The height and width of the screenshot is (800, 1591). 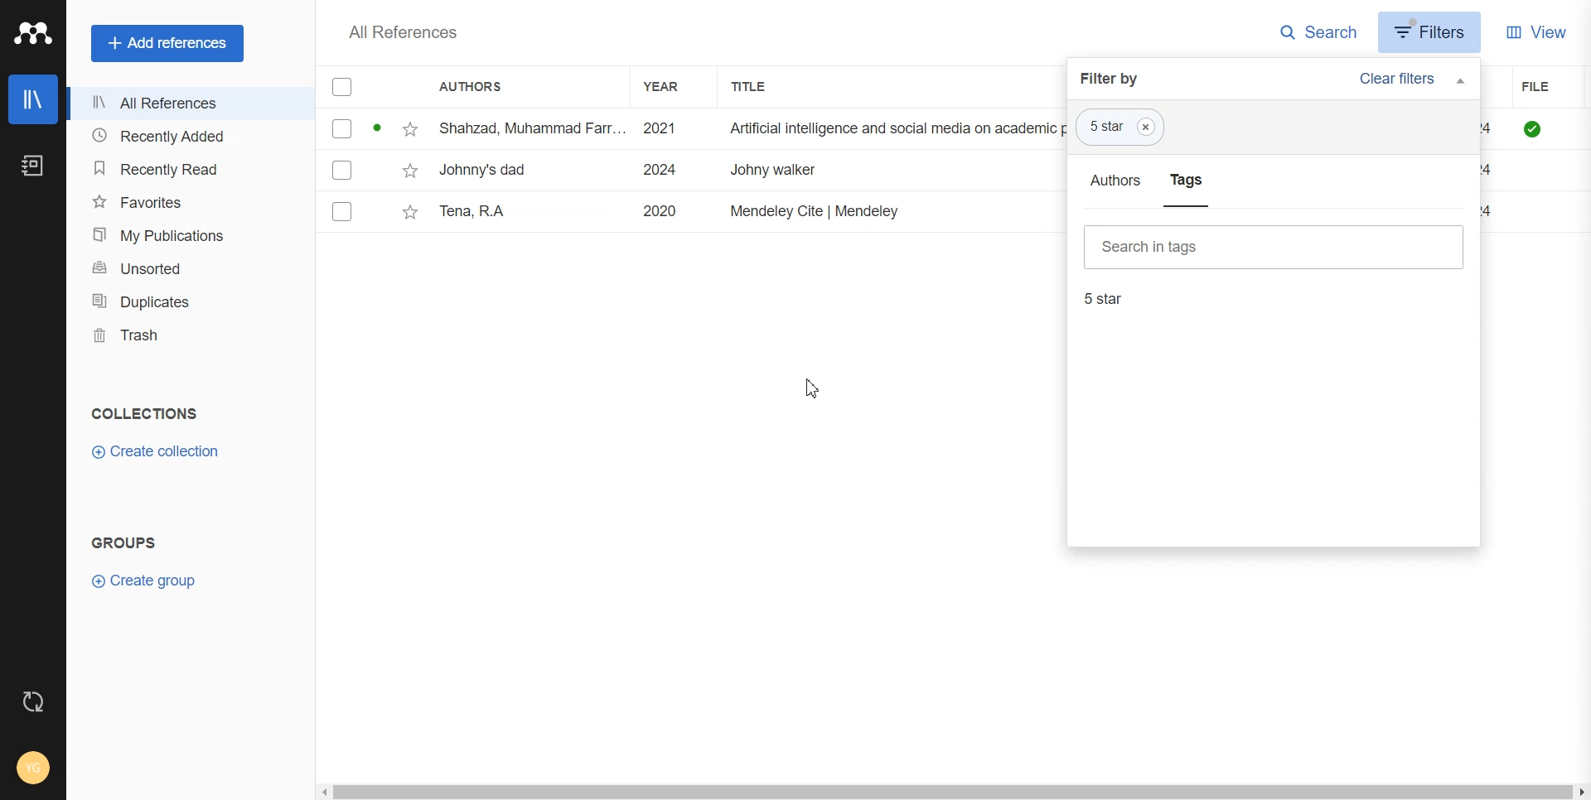 What do you see at coordinates (404, 32) in the screenshot?
I see `All References` at bounding box center [404, 32].